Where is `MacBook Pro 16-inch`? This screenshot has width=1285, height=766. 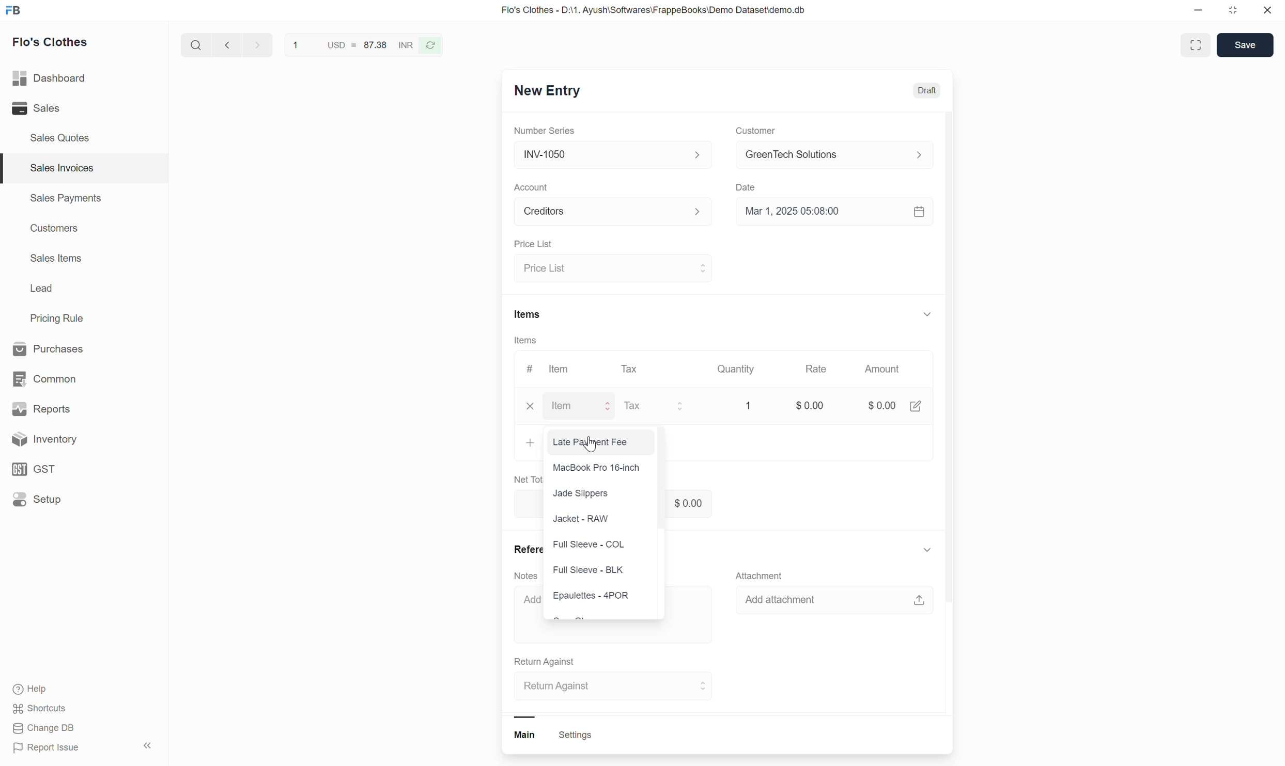 MacBook Pro 16-inch is located at coordinates (597, 470).